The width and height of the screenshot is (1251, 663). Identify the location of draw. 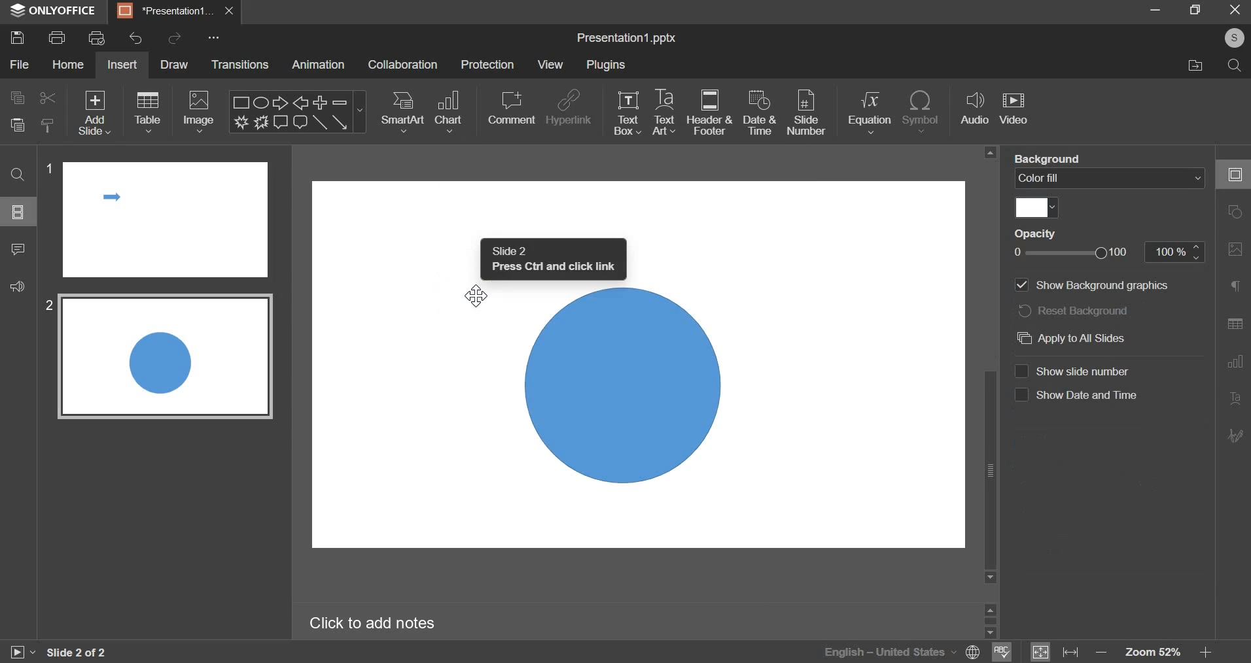
(173, 64).